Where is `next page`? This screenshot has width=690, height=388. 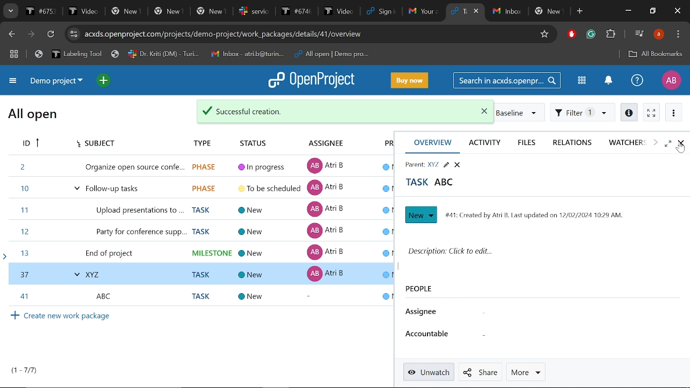
next page is located at coordinates (31, 34).